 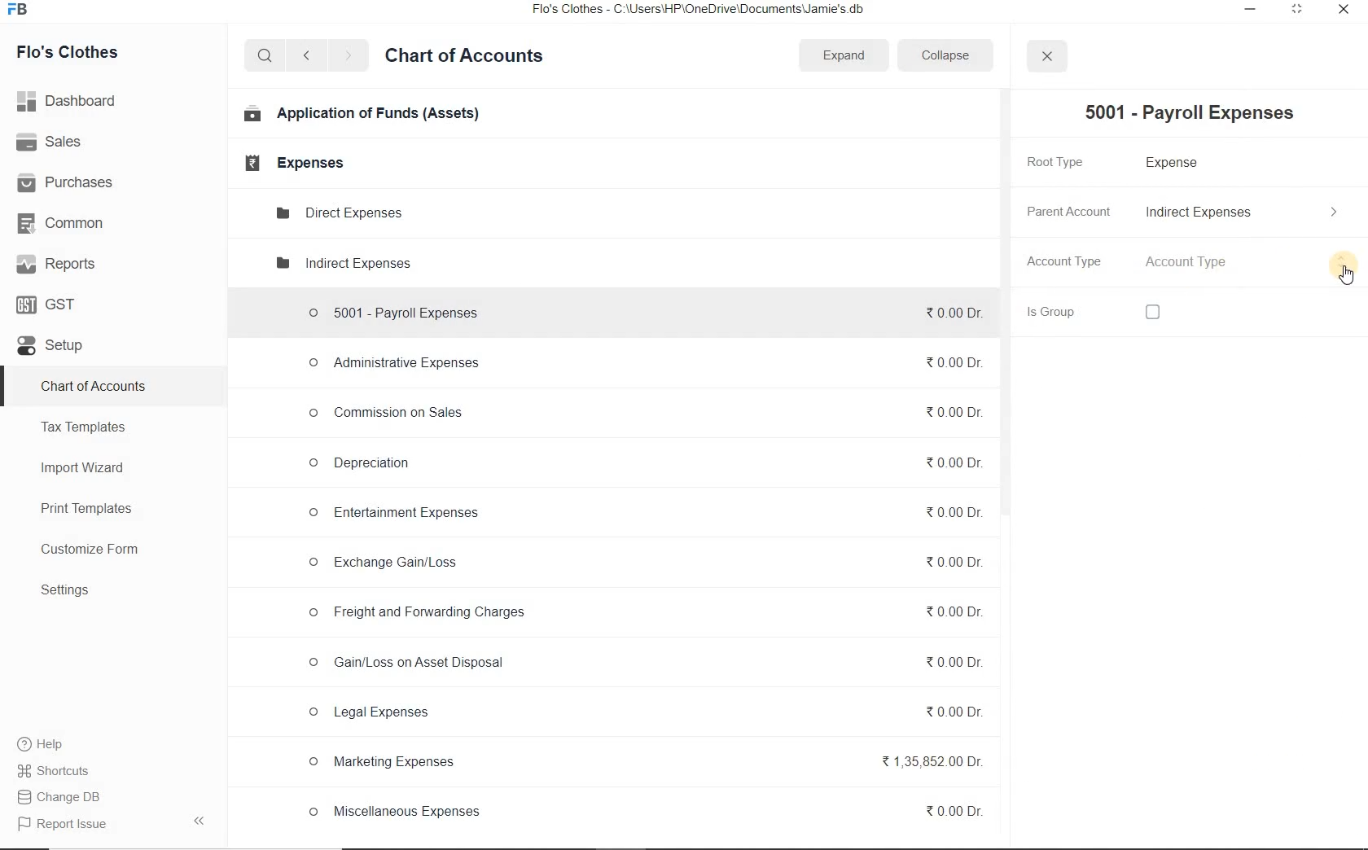 What do you see at coordinates (305, 56) in the screenshot?
I see `previous` at bounding box center [305, 56].